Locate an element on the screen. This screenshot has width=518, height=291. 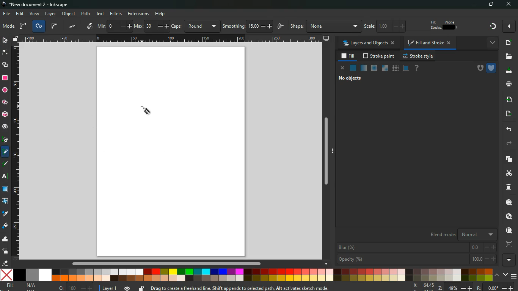
select is located at coordinates (6, 41).